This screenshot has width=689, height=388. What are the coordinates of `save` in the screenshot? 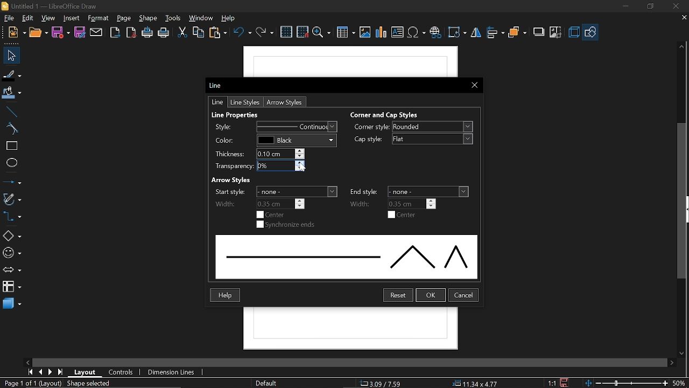 It's located at (567, 383).